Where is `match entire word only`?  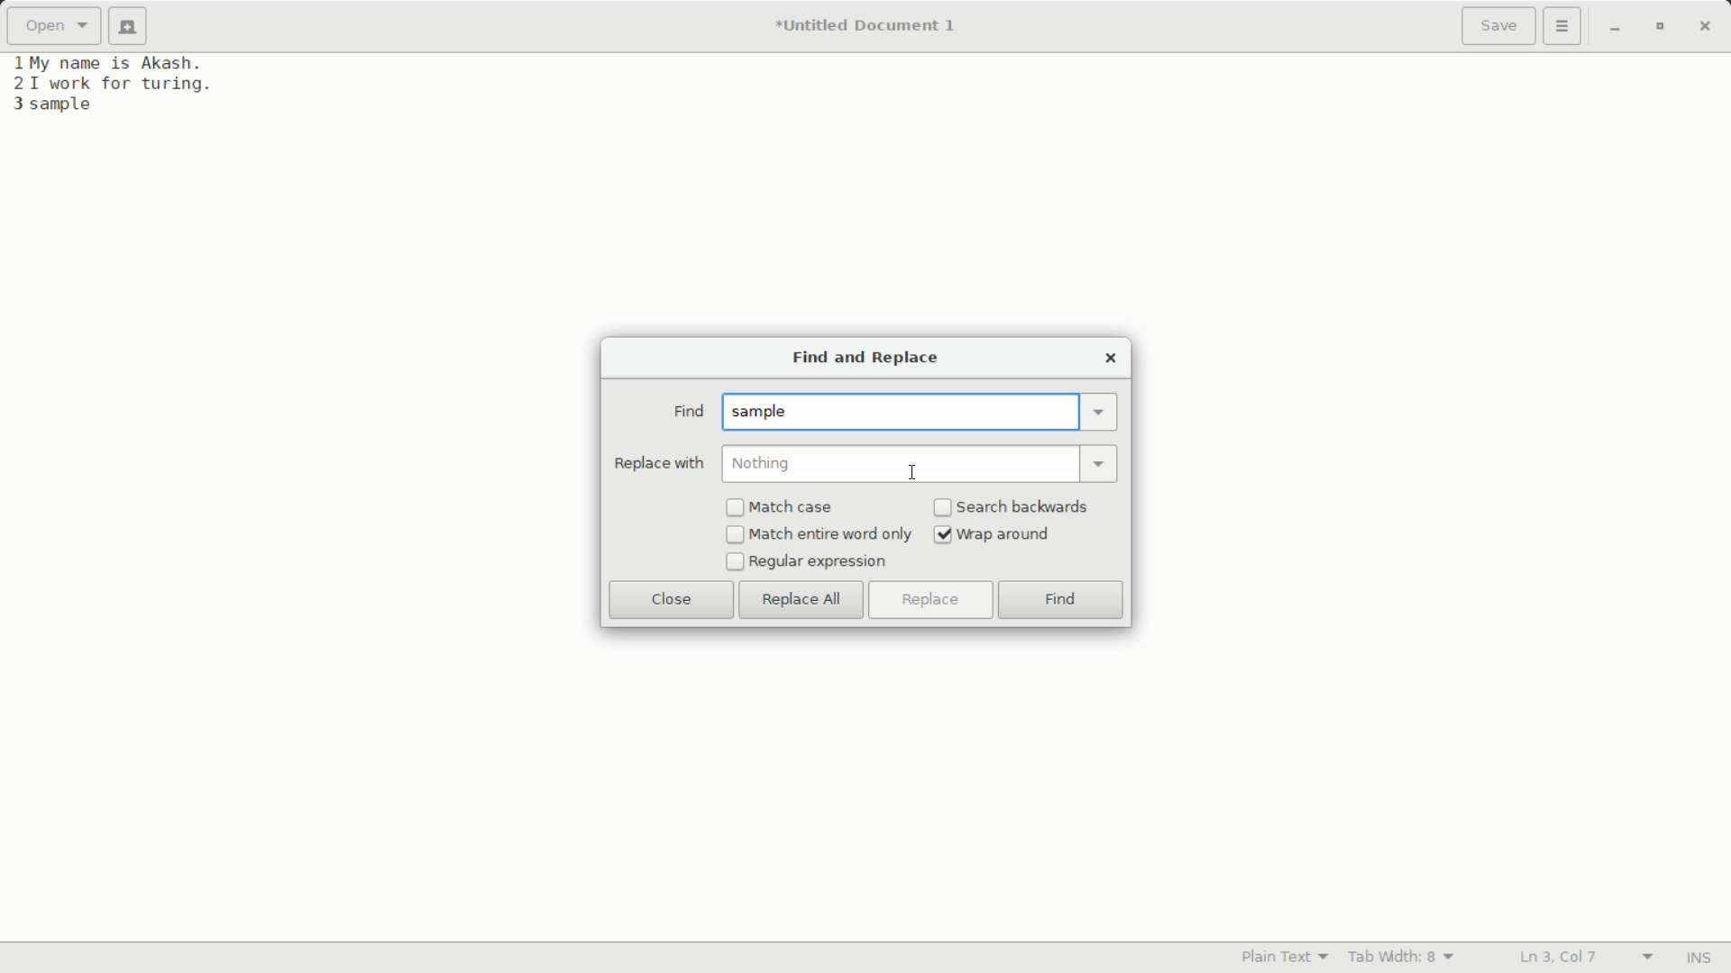 match entire word only is located at coordinates (831, 534).